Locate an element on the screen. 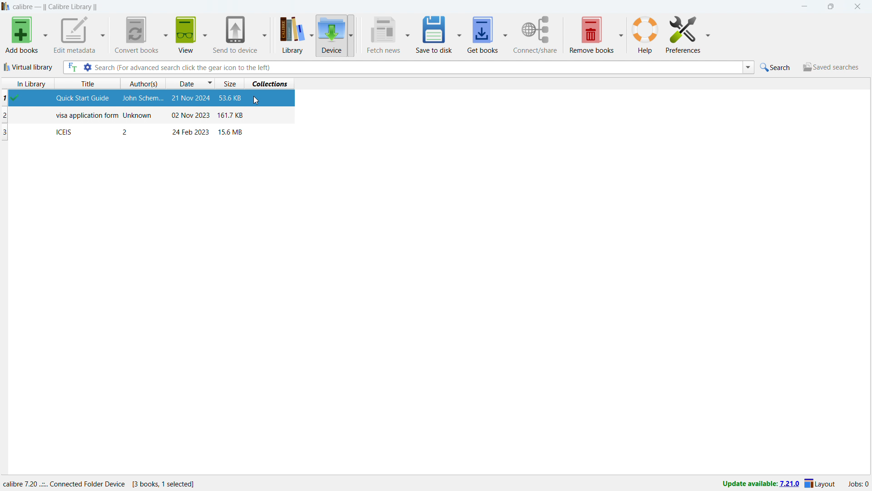 The height and width of the screenshot is (491, 872). device options is located at coordinates (350, 35).